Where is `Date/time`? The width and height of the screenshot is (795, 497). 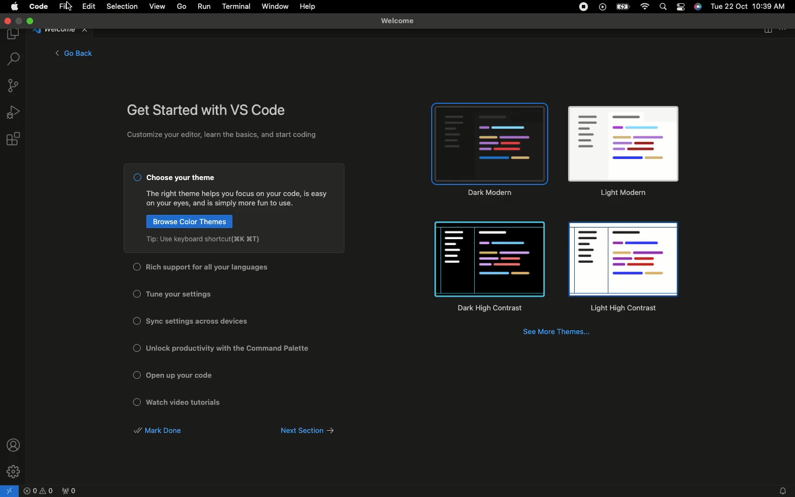 Date/time is located at coordinates (748, 8).